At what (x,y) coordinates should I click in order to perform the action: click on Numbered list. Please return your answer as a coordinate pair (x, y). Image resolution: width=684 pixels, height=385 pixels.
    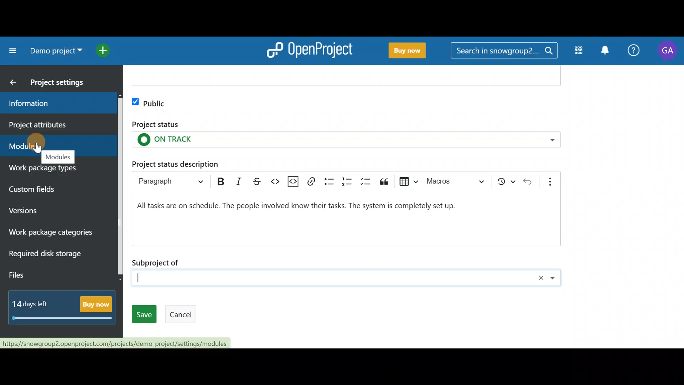
    Looking at the image, I should click on (345, 182).